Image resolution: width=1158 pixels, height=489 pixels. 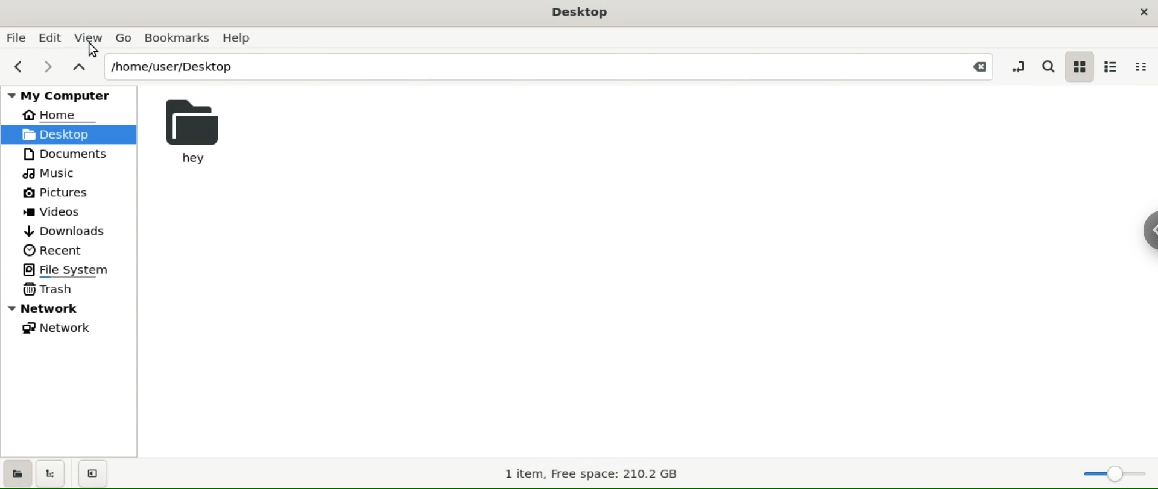 I want to click on icon view, so click(x=1080, y=69).